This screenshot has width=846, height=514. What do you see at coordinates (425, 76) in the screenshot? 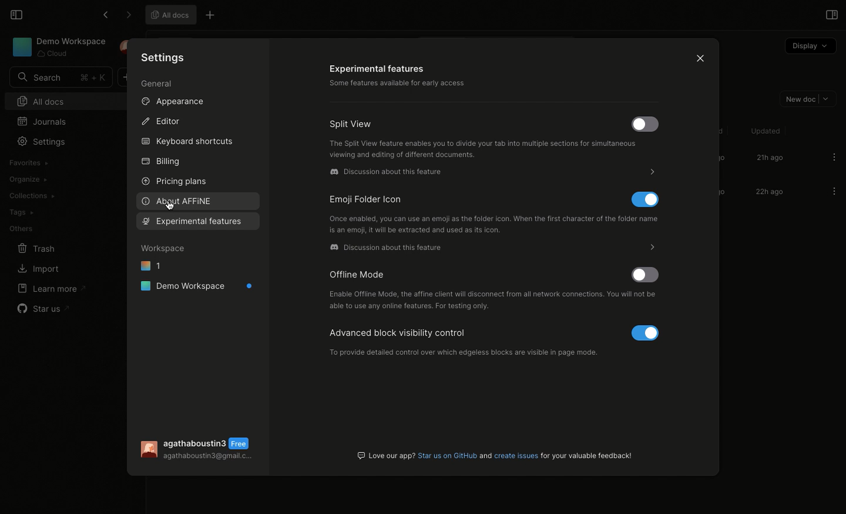
I see `Demo workspace settings` at bounding box center [425, 76].